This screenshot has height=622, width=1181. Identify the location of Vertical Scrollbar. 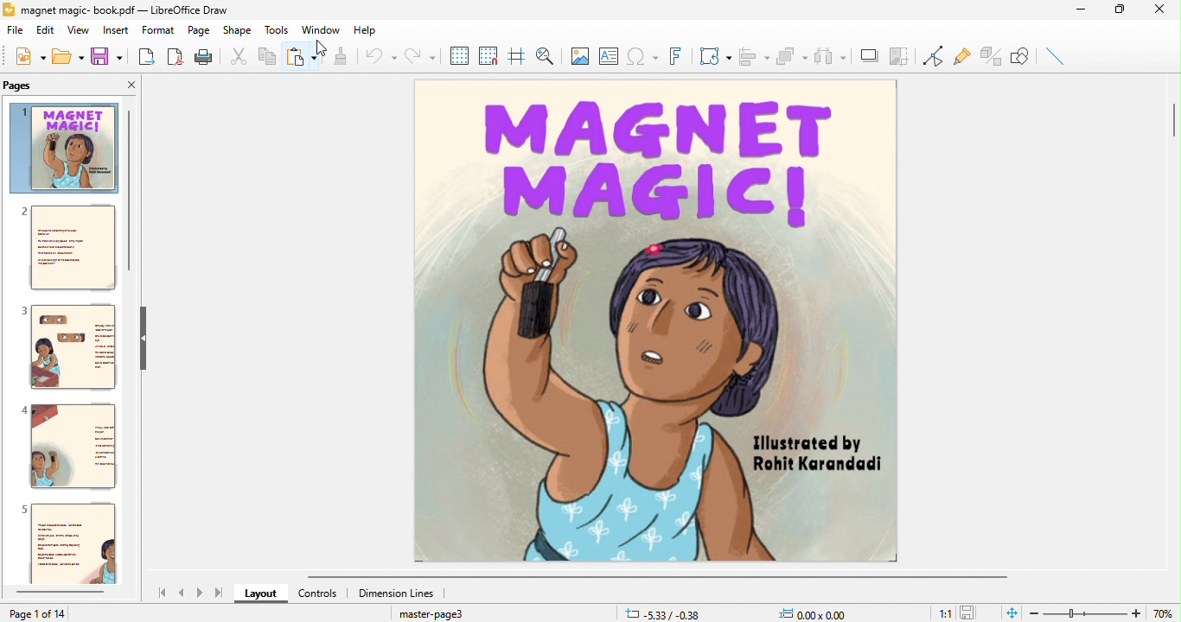
(1170, 128).